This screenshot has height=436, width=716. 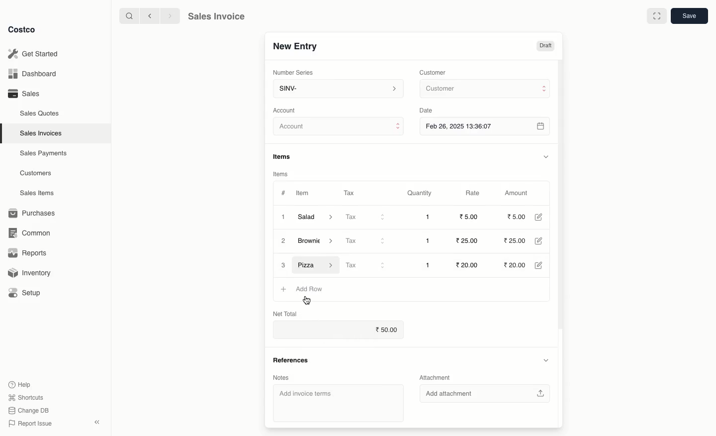 I want to click on 25.00, so click(x=517, y=241).